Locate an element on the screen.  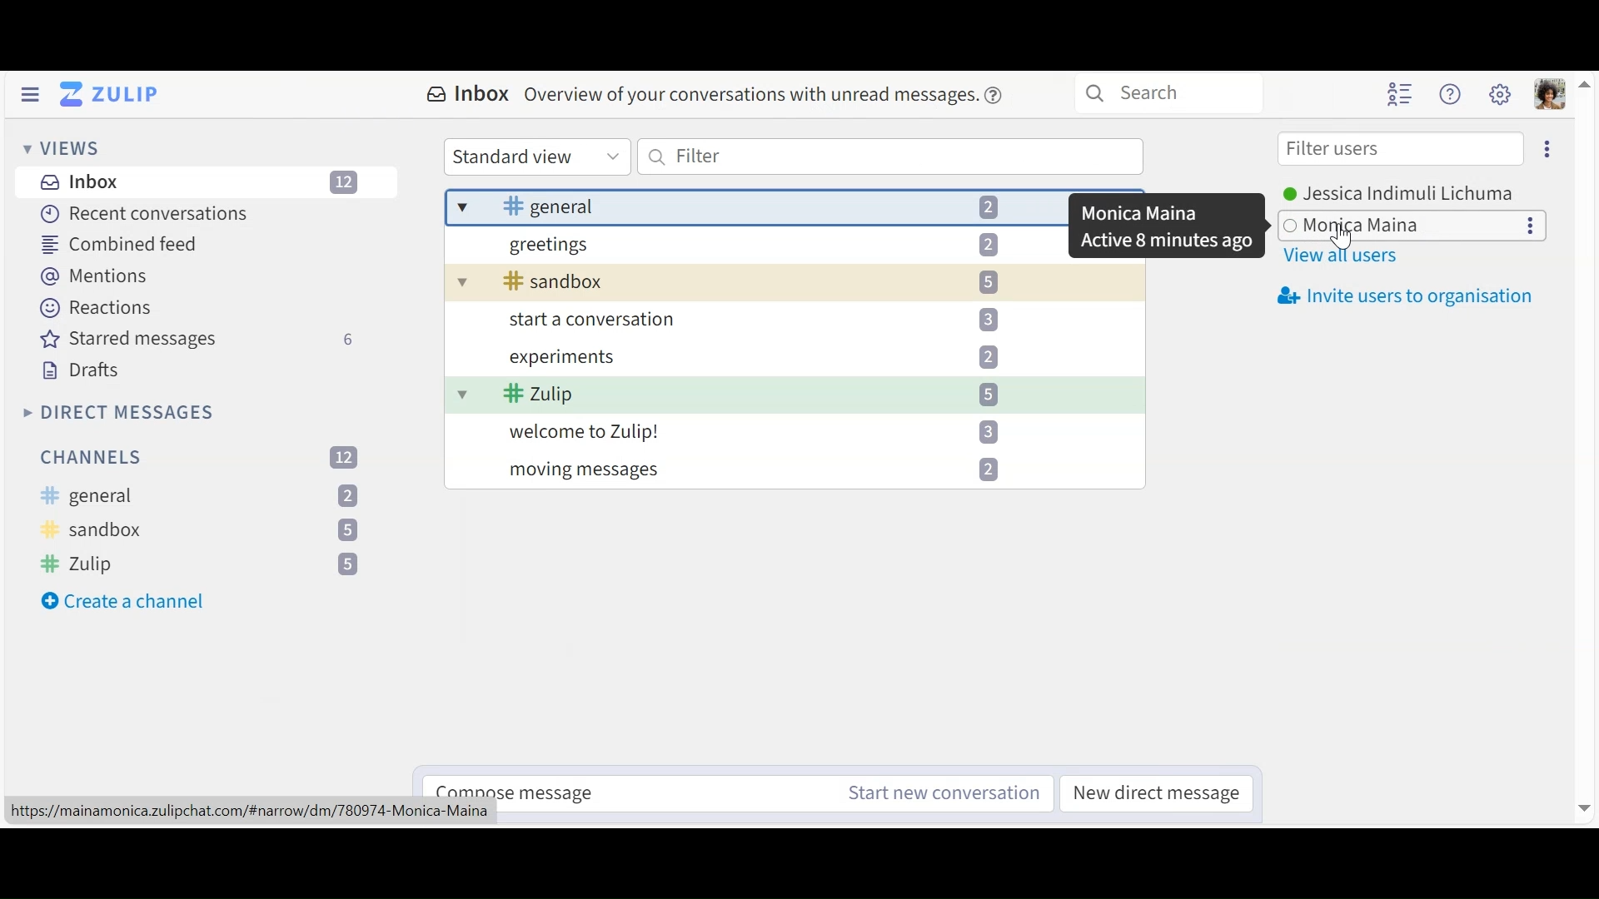
Search is located at coordinates (1166, 92).